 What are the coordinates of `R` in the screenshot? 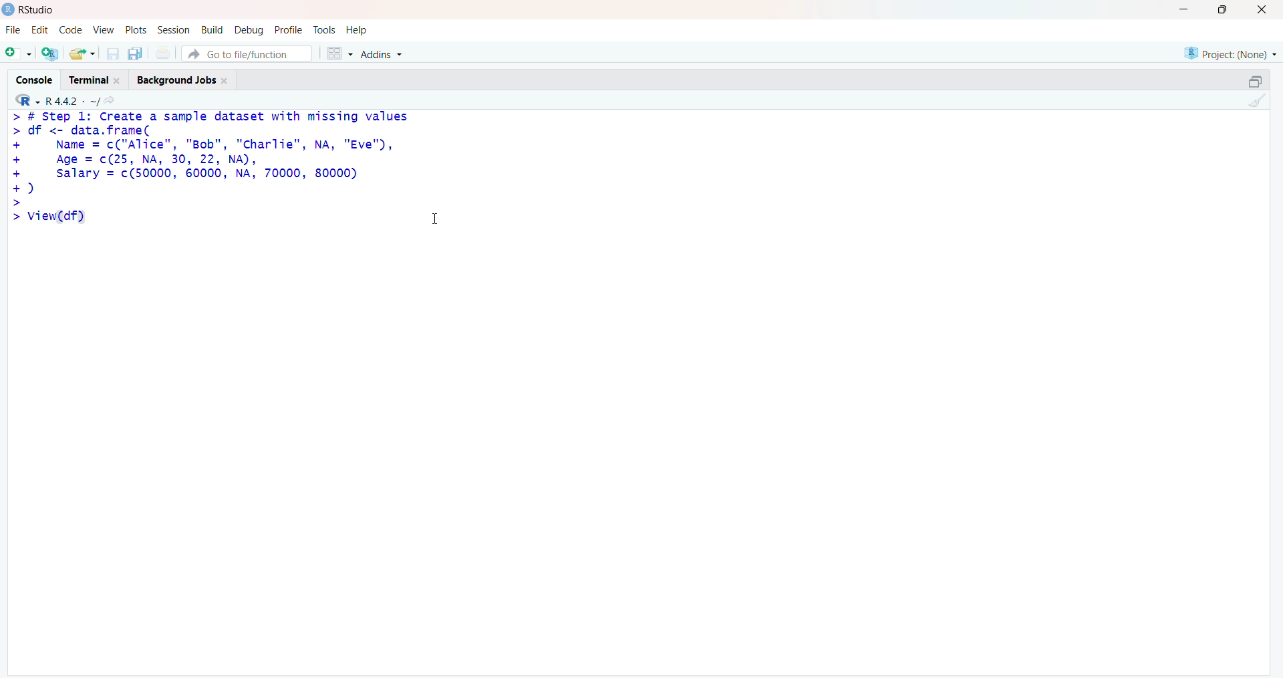 It's located at (26, 100).